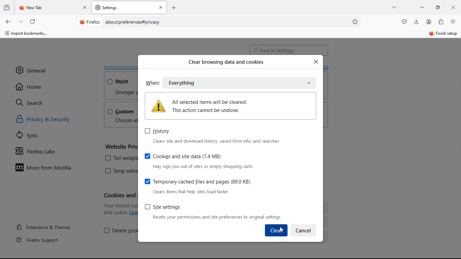 The height and width of the screenshot is (259, 461). I want to click on cancel, so click(304, 230).